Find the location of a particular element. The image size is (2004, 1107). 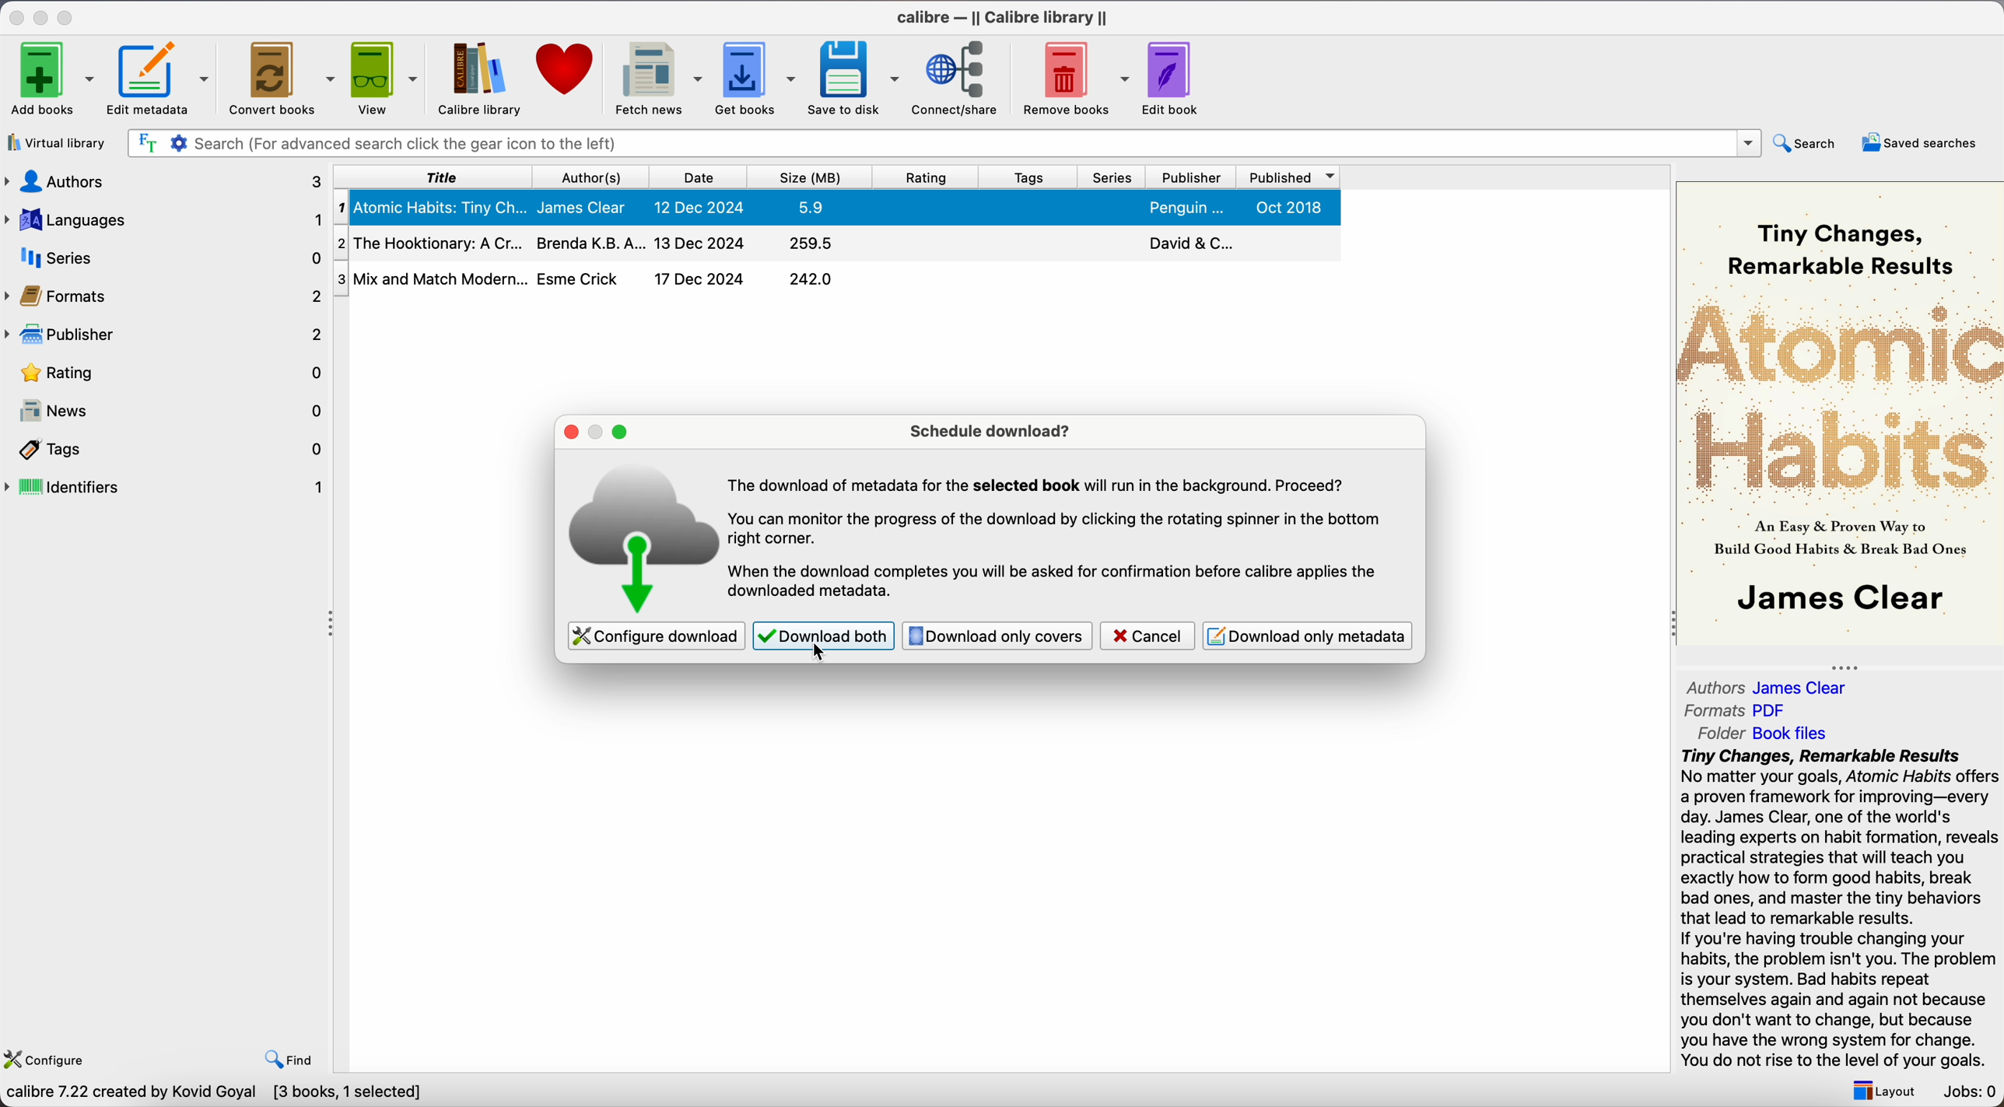

Calibre - || Calibre library || is located at coordinates (998, 19).